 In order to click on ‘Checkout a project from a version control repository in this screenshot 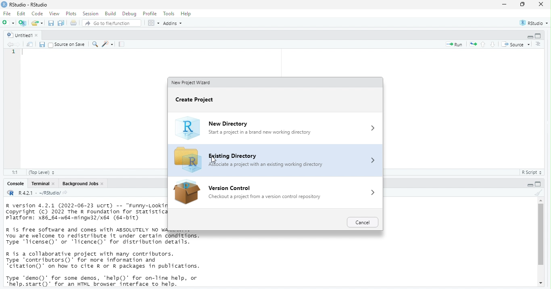, I will do `click(265, 196)`.